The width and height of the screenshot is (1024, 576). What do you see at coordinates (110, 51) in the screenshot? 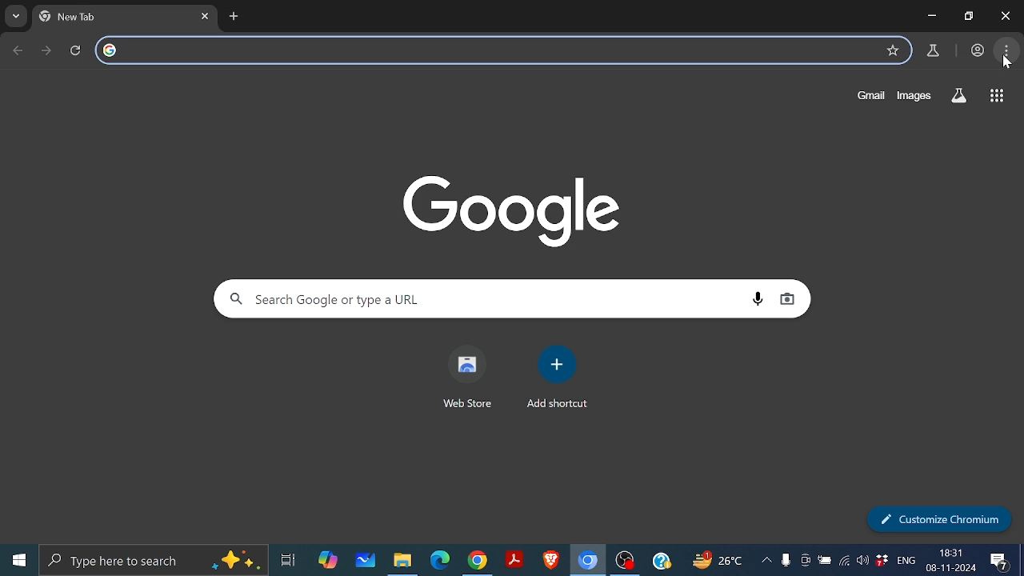
I see `google logo` at bounding box center [110, 51].